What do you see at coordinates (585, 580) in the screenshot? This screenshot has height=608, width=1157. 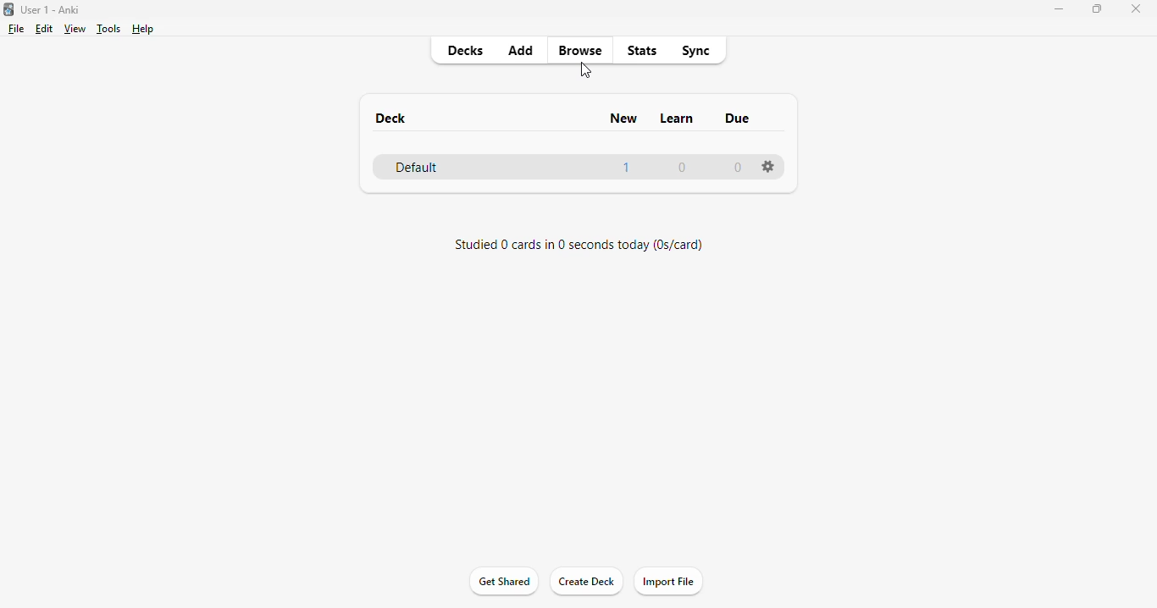 I see `create deck` at bounding box center [585, 580].